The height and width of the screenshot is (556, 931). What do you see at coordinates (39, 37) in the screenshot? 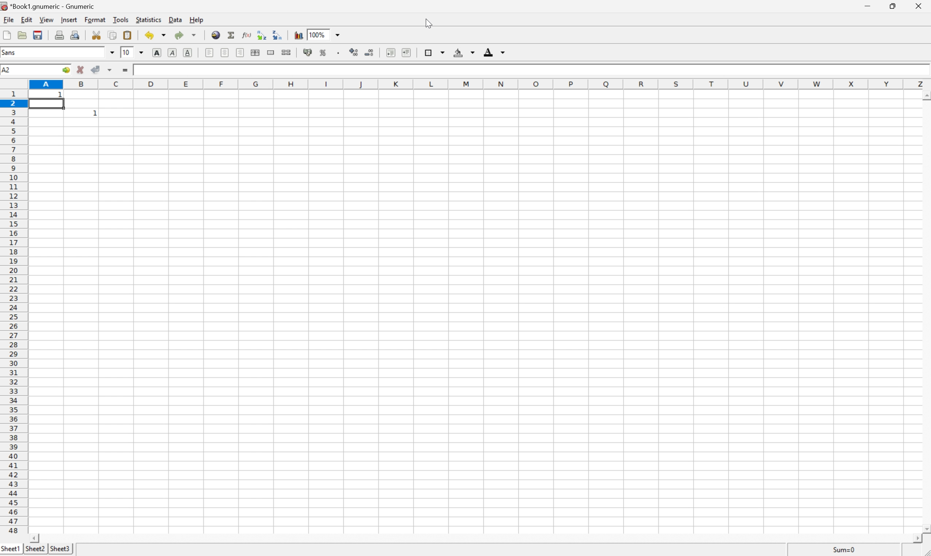
I see `save the current workbook` at bounding box center [39, 37].